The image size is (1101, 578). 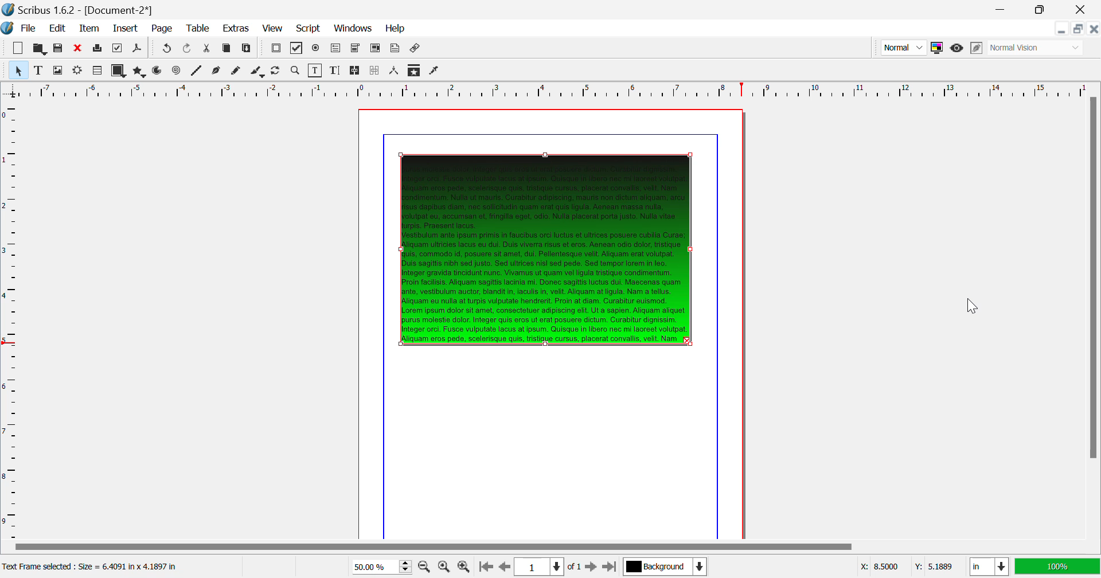 What do you see at coordinates (258, 72) in the screenshot?
I see `Calligraphic Line` at bounding box center [258, 72].